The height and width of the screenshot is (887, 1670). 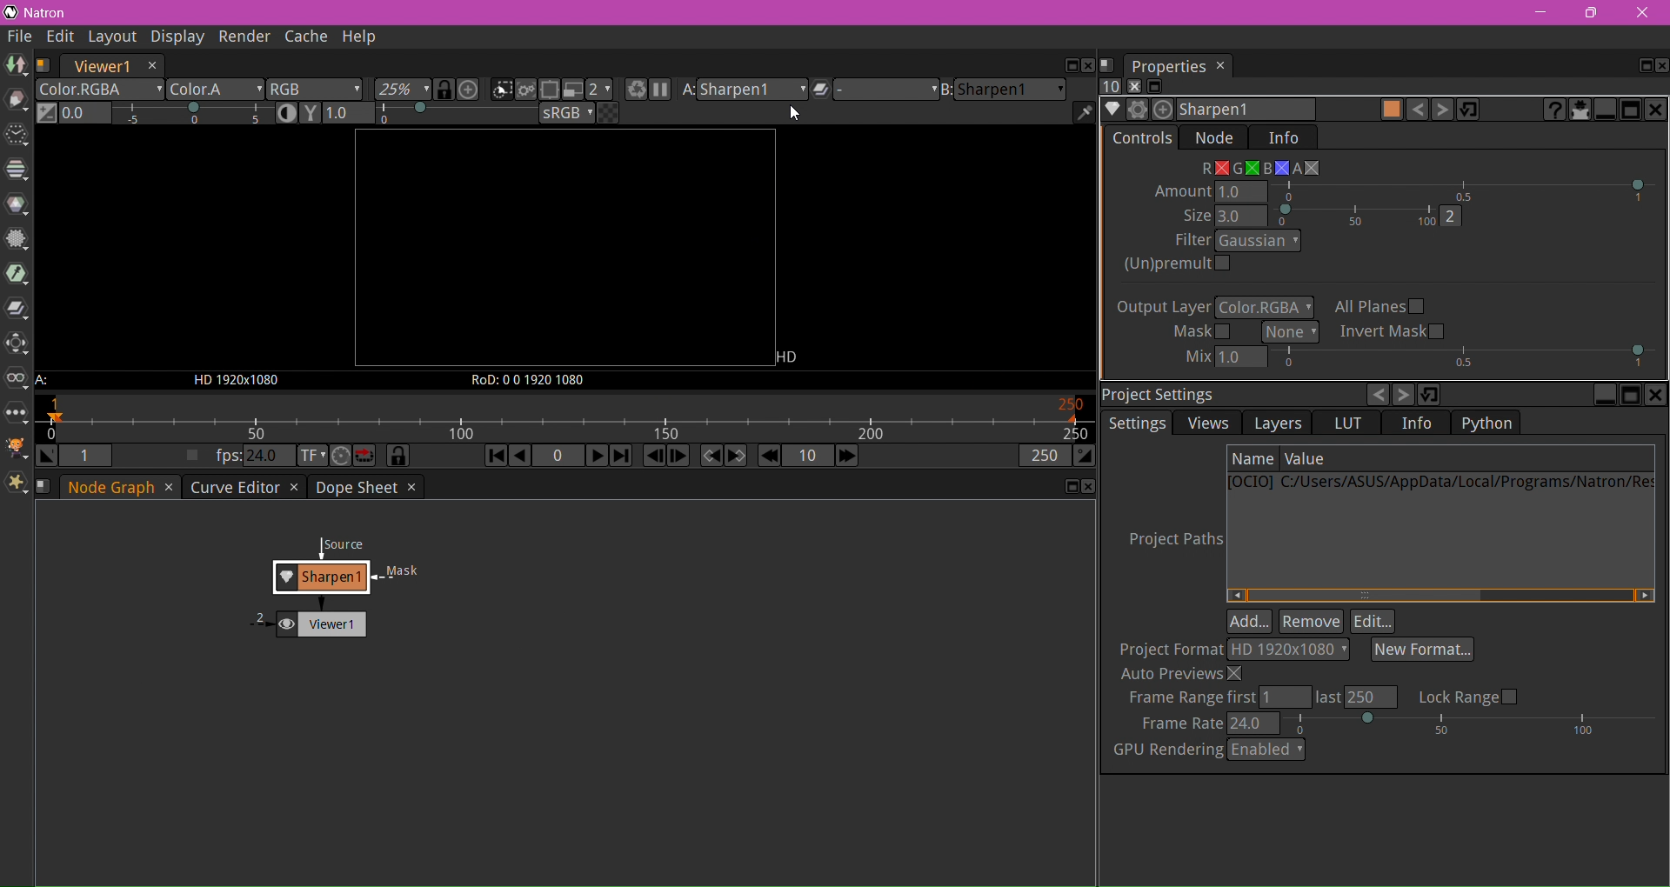 I want to click on Maximize pane, so click(x=1632, y=110).